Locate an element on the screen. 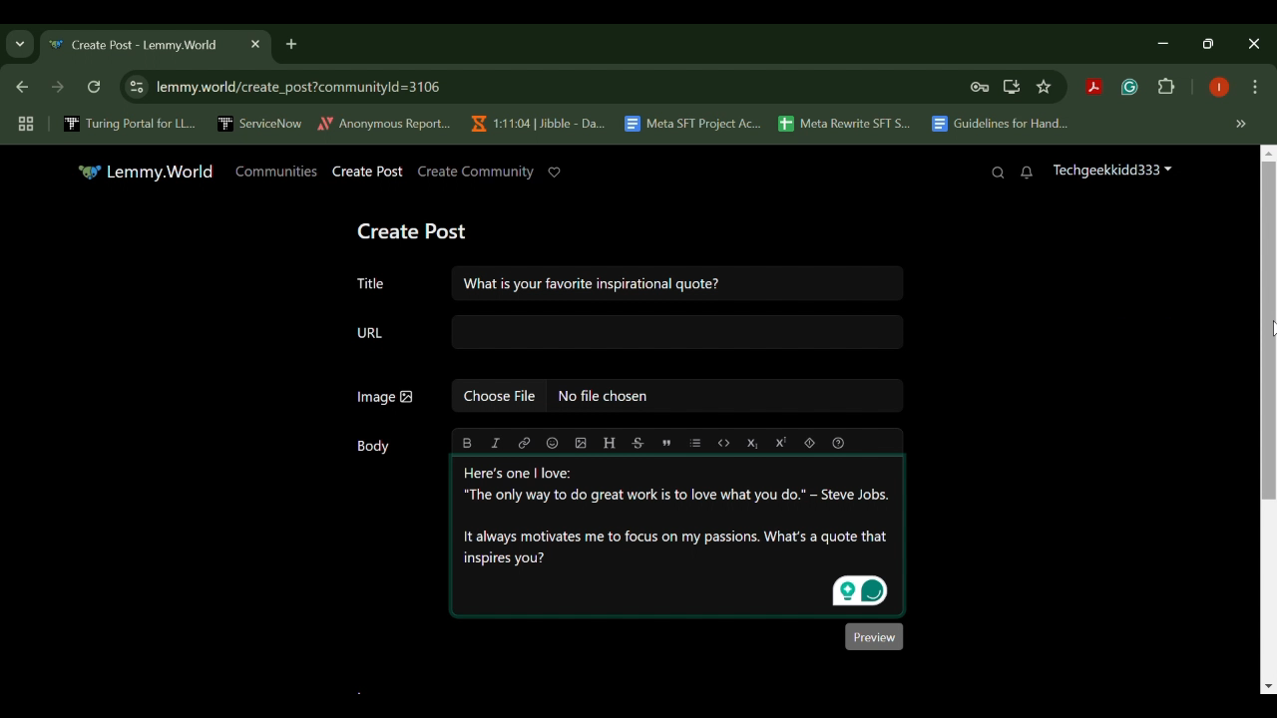 The width and height of the screenshot is (1277, 718). Options is located at coordinates (1255, 89).